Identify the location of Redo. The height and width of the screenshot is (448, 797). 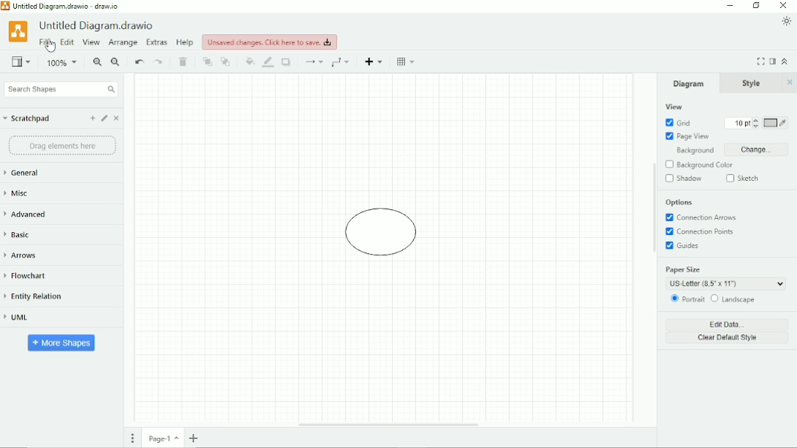
(159, 62).